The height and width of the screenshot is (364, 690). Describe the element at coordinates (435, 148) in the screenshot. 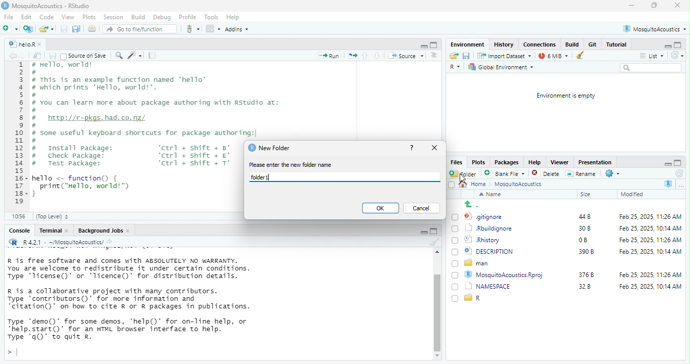

I see `close` at that location.